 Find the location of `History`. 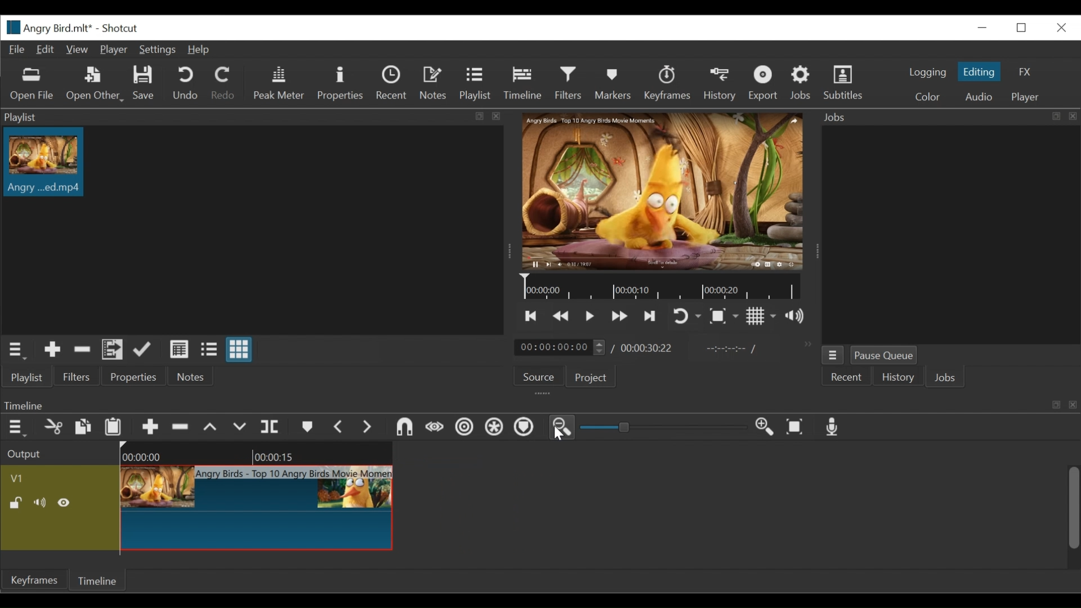

History is located at coordinates (898, 378).